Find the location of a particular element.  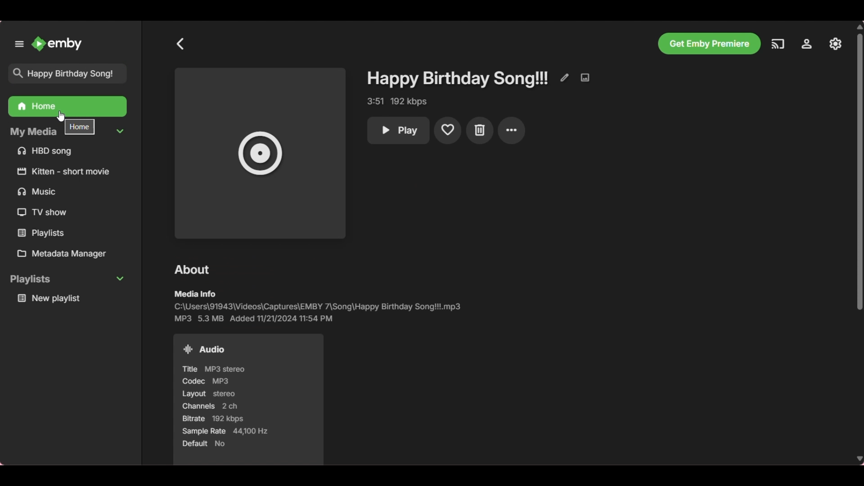

Happy birthday song is located at coordinates (457, 79).